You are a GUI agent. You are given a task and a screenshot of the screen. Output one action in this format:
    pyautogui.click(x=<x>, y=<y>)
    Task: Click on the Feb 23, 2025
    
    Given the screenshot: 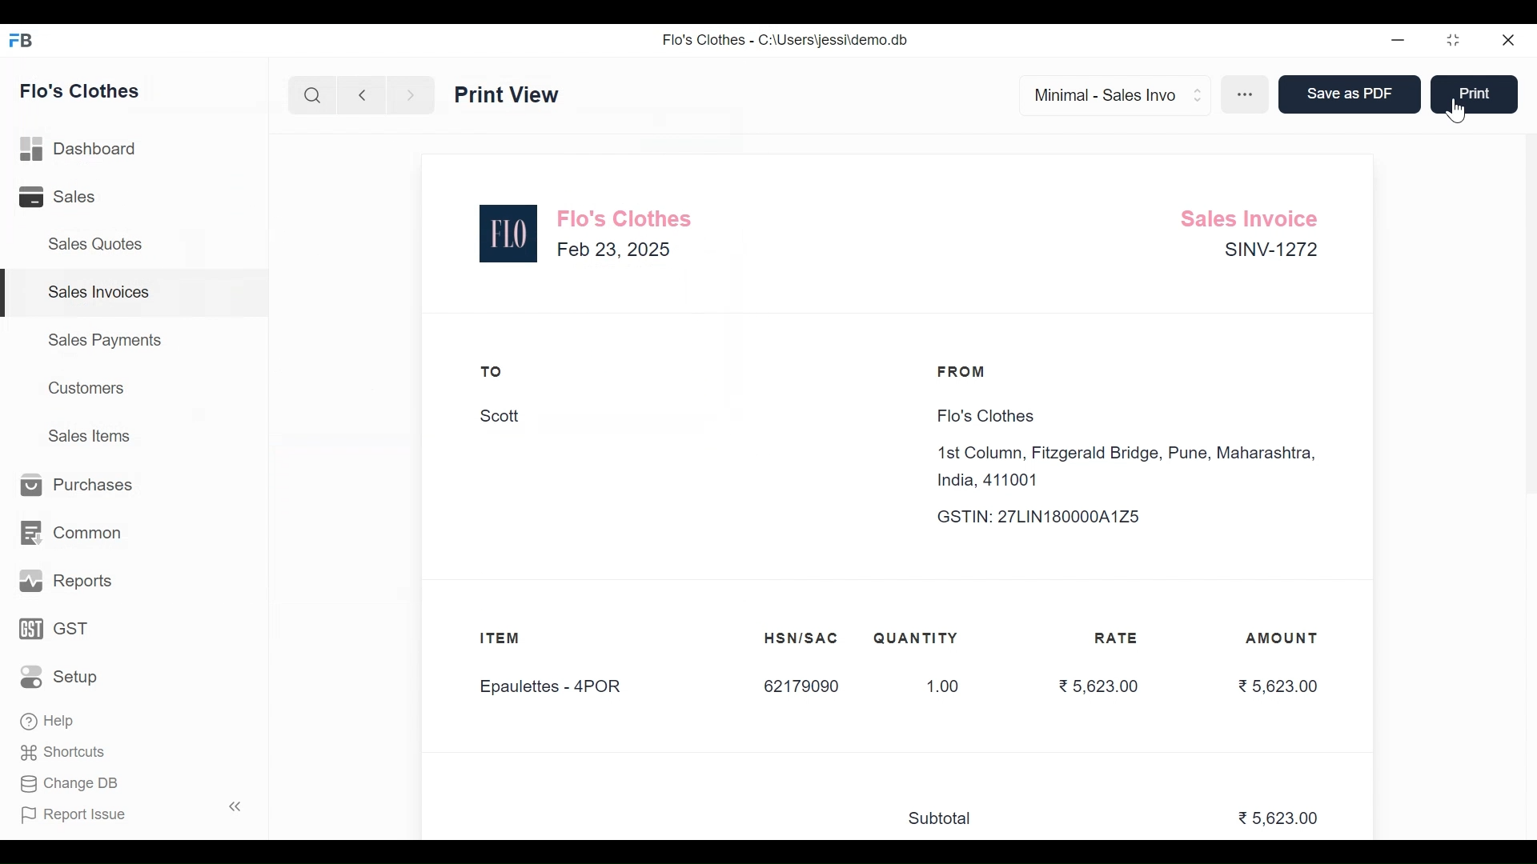 What is the action you would take?
    pyautogui.click(x=615, y=249)
    